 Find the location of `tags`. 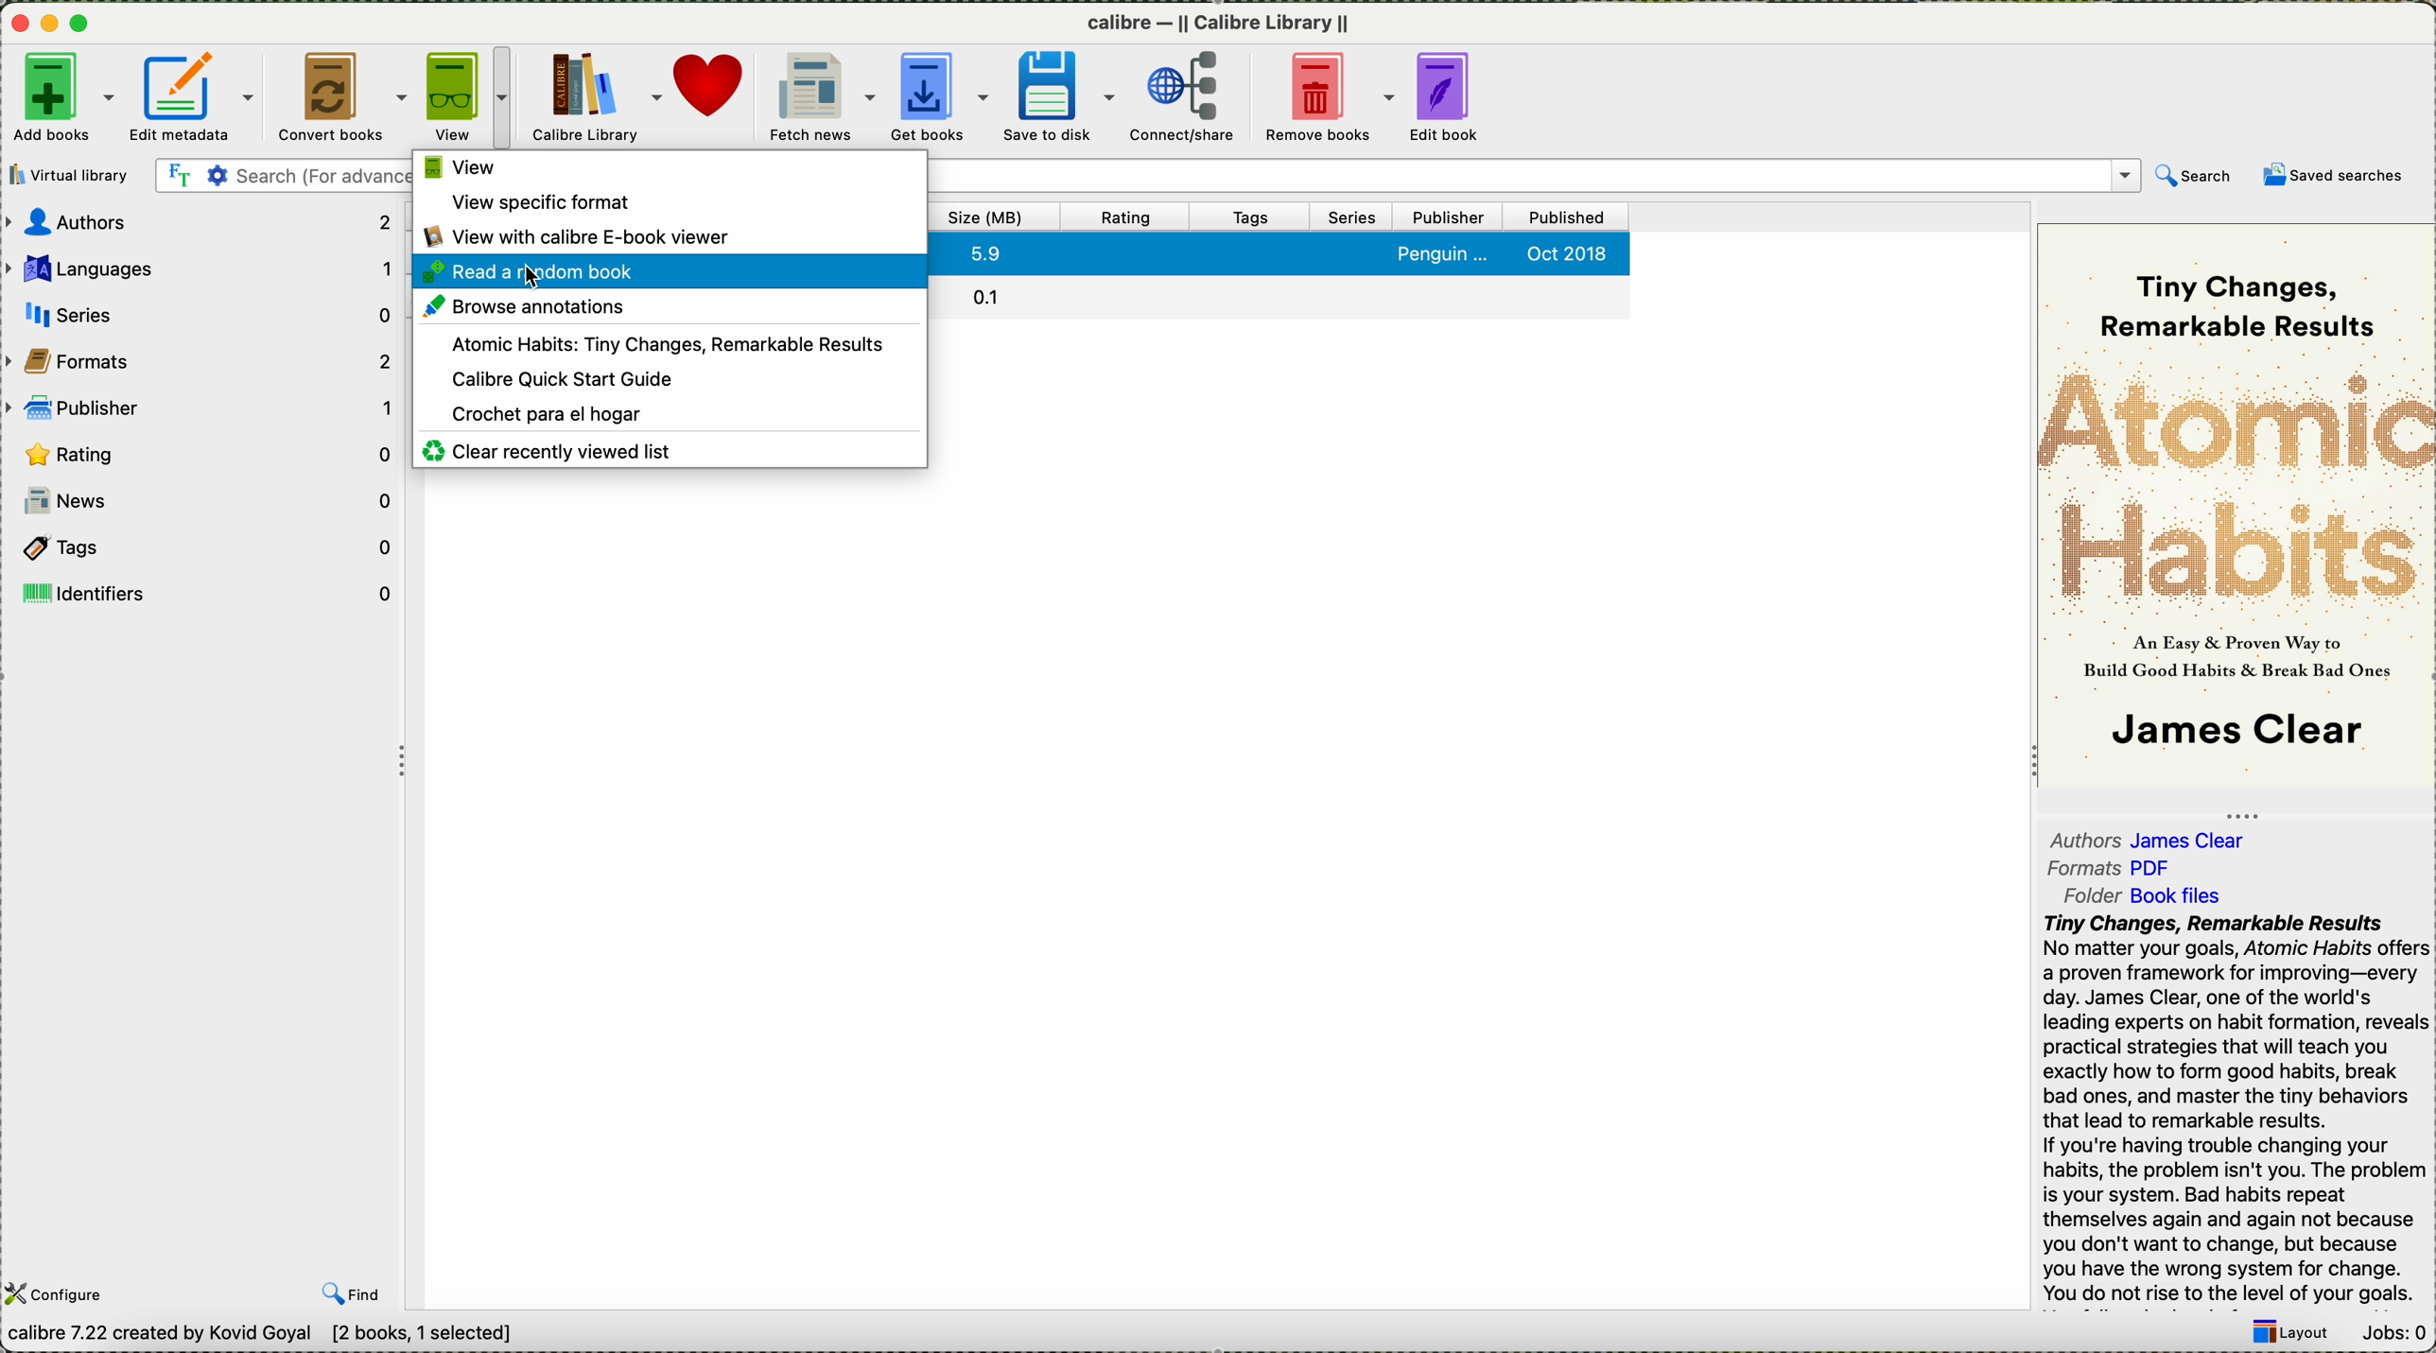

tags is located at coordinates (208, 550).